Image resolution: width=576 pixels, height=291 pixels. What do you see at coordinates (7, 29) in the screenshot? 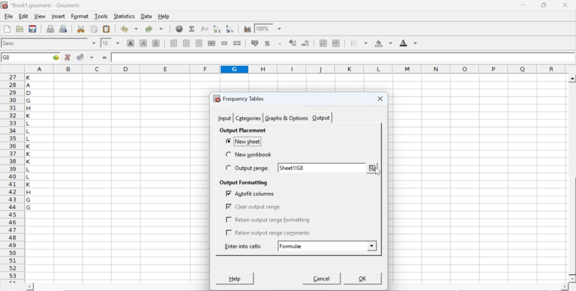
I see `new` at bounding box center [7, 29].